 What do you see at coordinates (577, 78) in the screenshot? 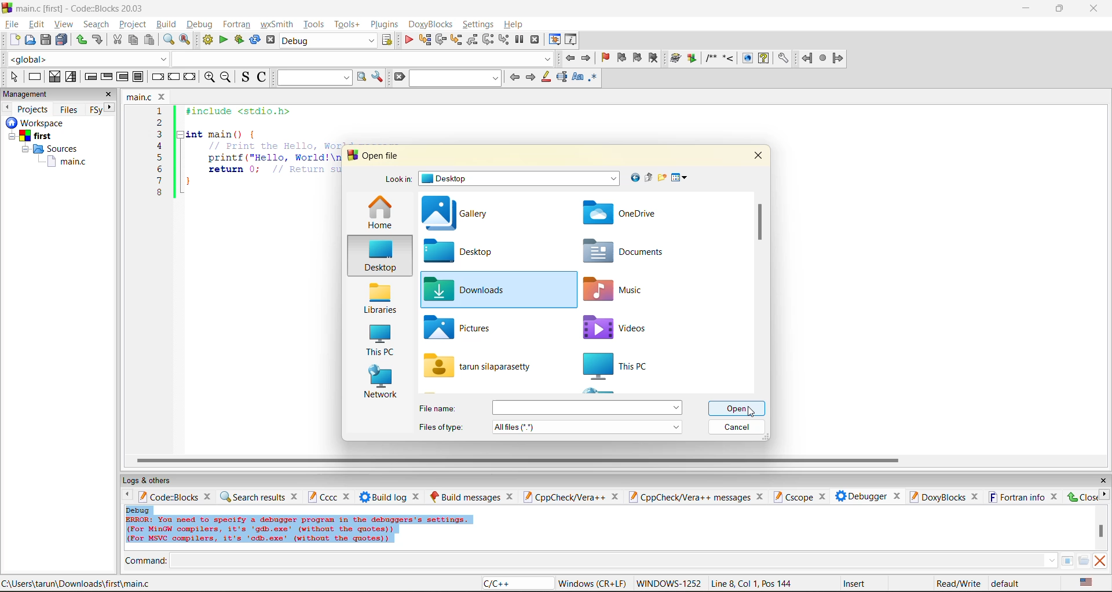
I see `match case` at bounding box center [577, 78].